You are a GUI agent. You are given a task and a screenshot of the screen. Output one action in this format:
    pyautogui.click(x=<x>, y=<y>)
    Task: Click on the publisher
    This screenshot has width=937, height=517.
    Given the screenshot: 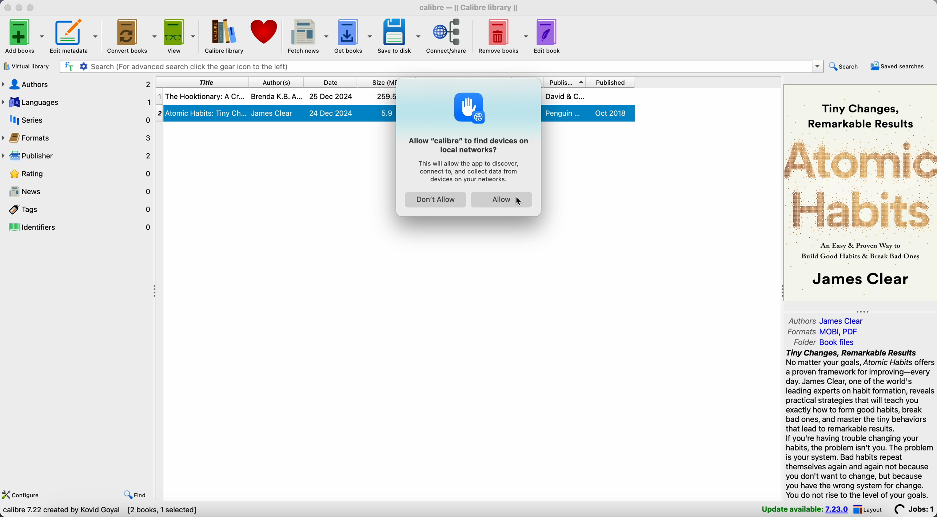 What is the action you would take?
    pyautogui.click(x=565, y=82)
    